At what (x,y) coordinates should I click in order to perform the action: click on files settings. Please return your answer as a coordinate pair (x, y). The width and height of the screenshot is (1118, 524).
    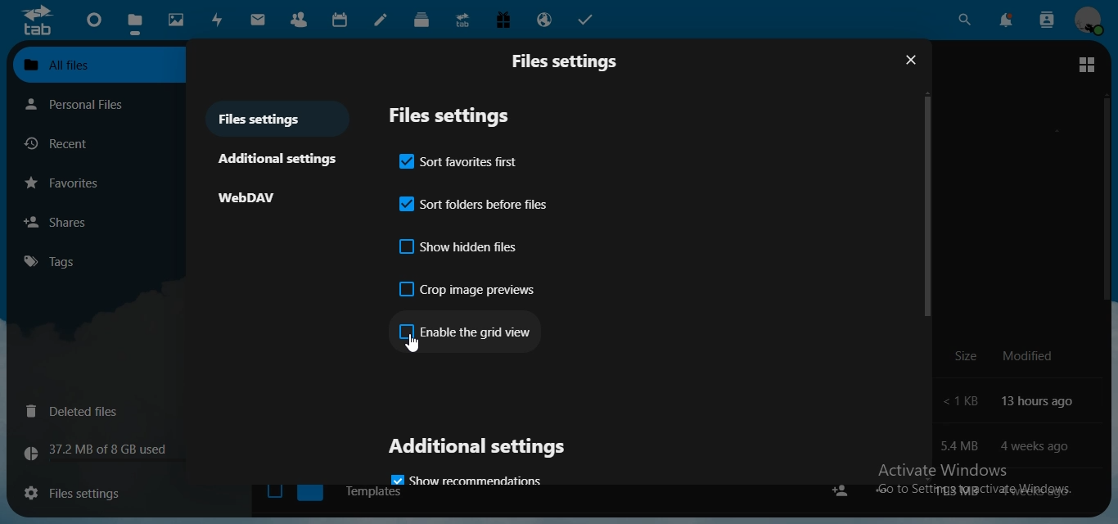
    Looking at the image, I should click on (265, 119).